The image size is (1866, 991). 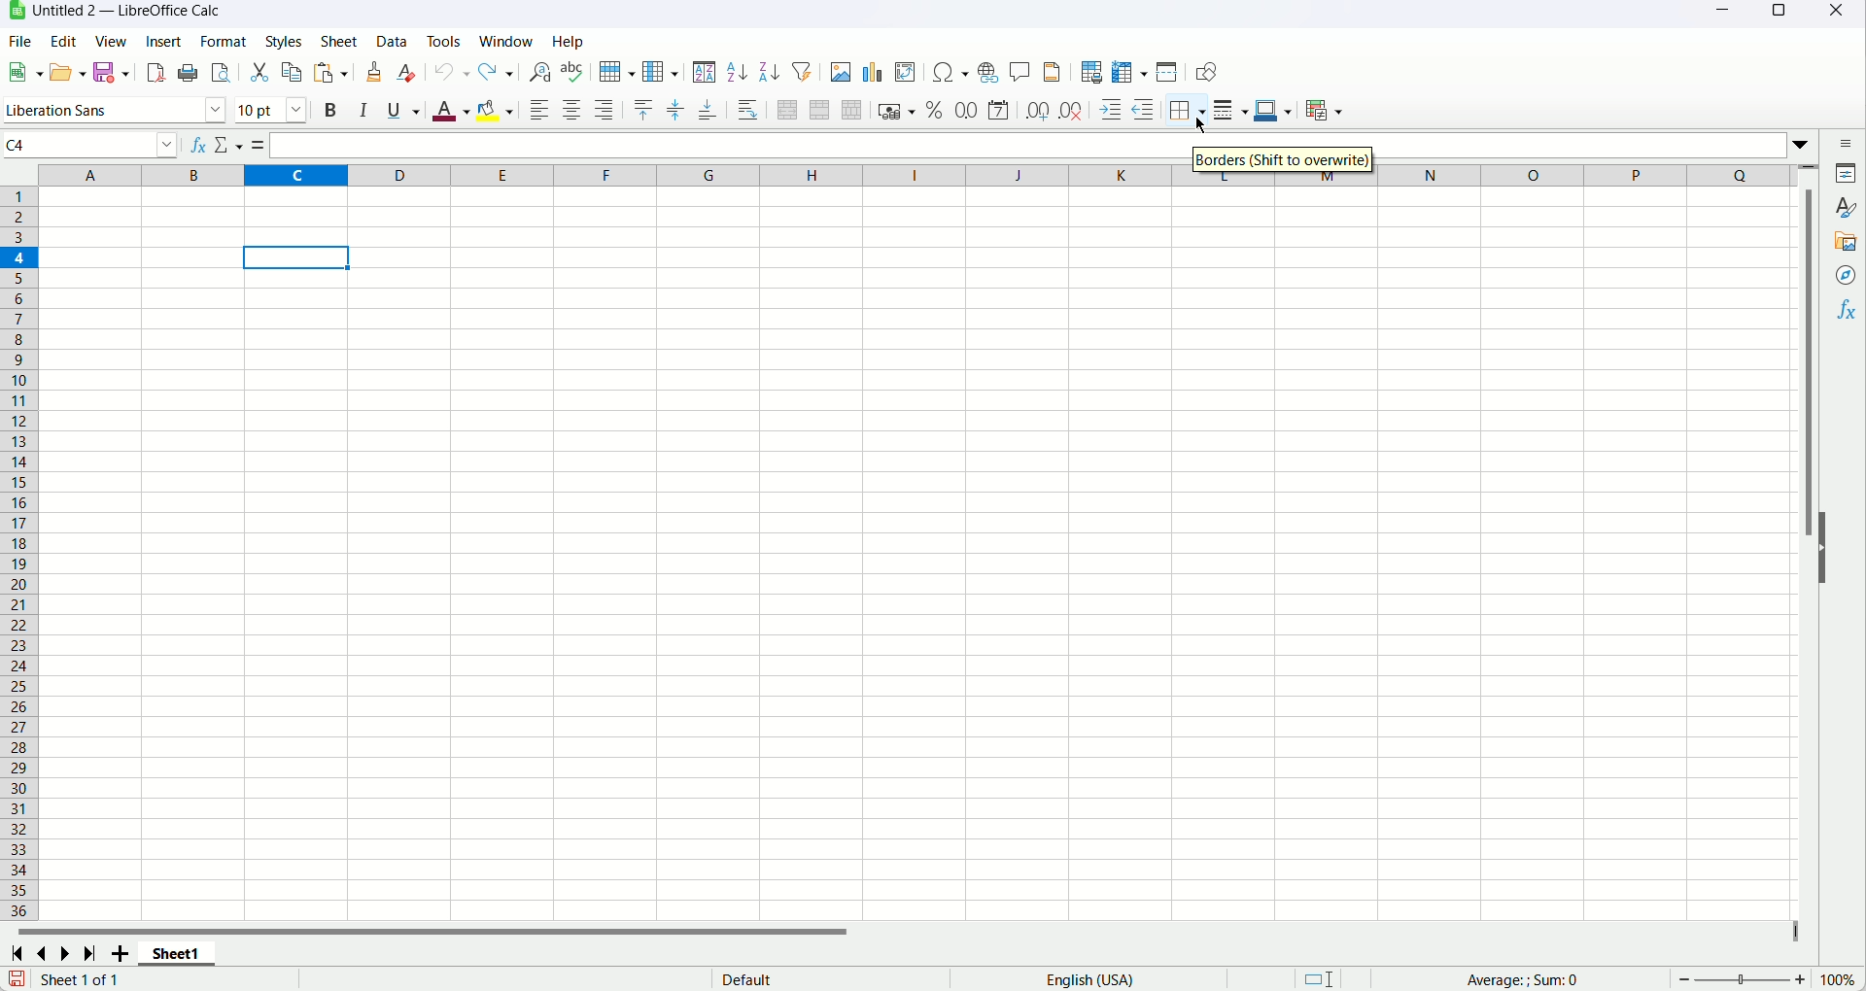 What do you see at coordinates (873, 72) in the screenshot?
I see `Insert chart` at bounding box center [873, 72].